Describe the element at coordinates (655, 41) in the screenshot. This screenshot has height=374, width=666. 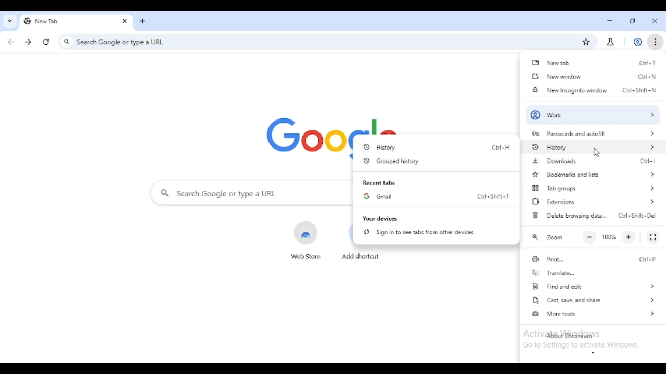
I see `customize and control chromium` at that location.